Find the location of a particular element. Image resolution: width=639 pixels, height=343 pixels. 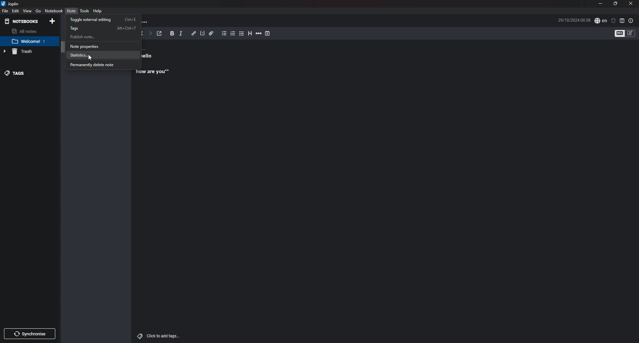

Note properties is located at coordinates (99, 47).